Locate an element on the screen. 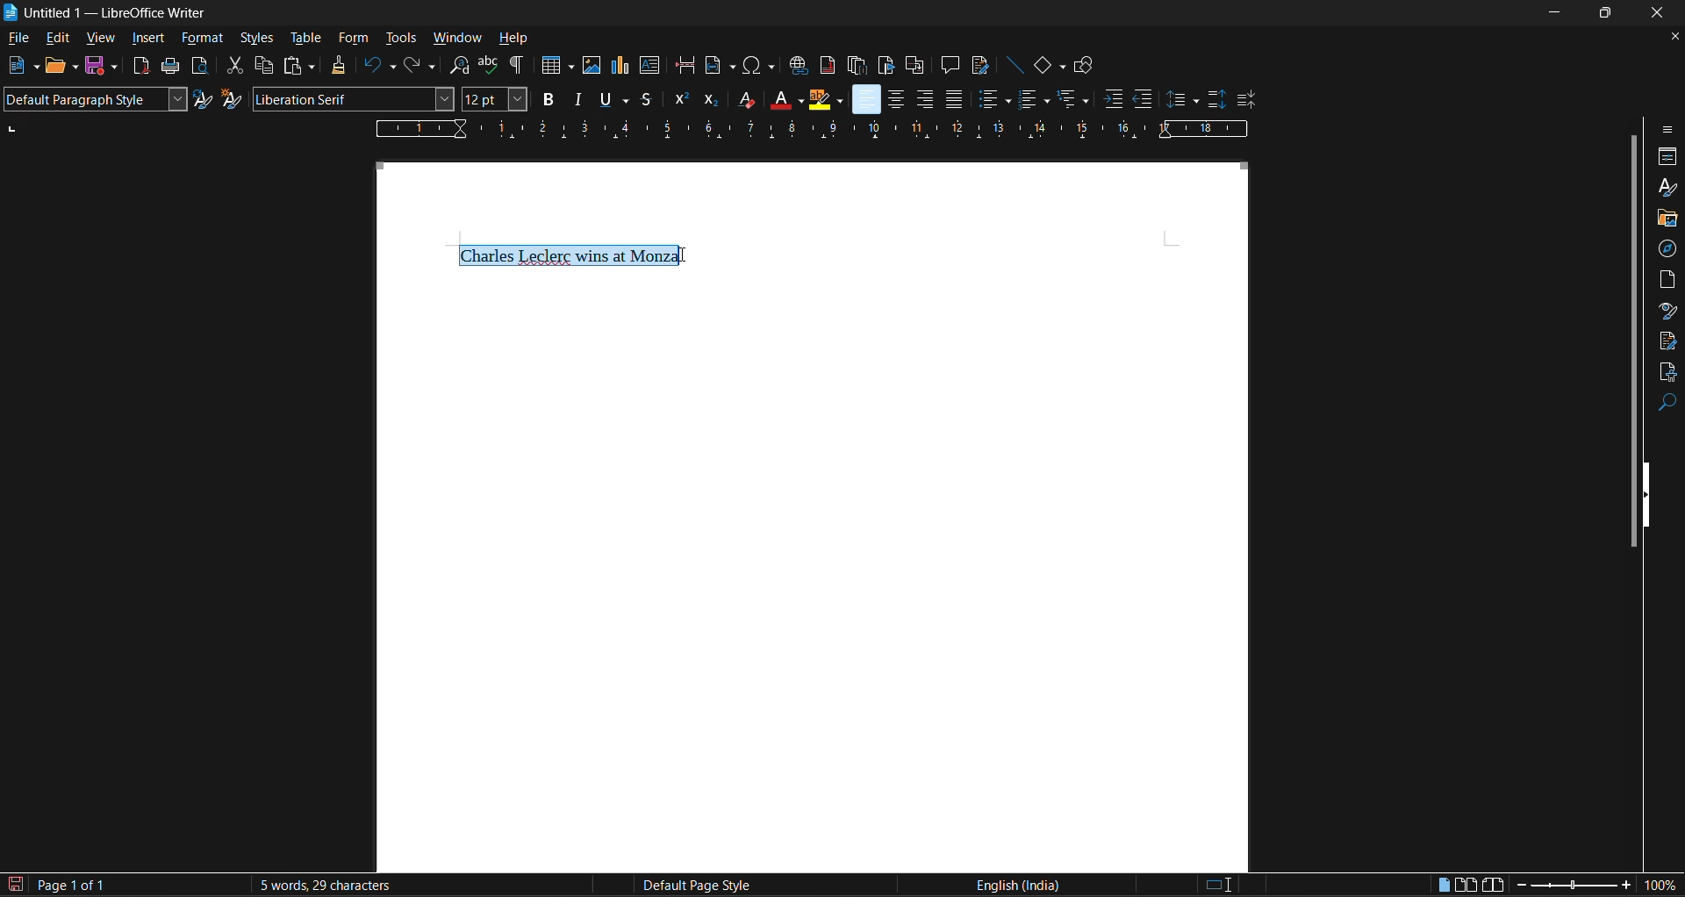 This screenshot has height=897, width=1685. new style from selection is located at coordinates (234, 100).